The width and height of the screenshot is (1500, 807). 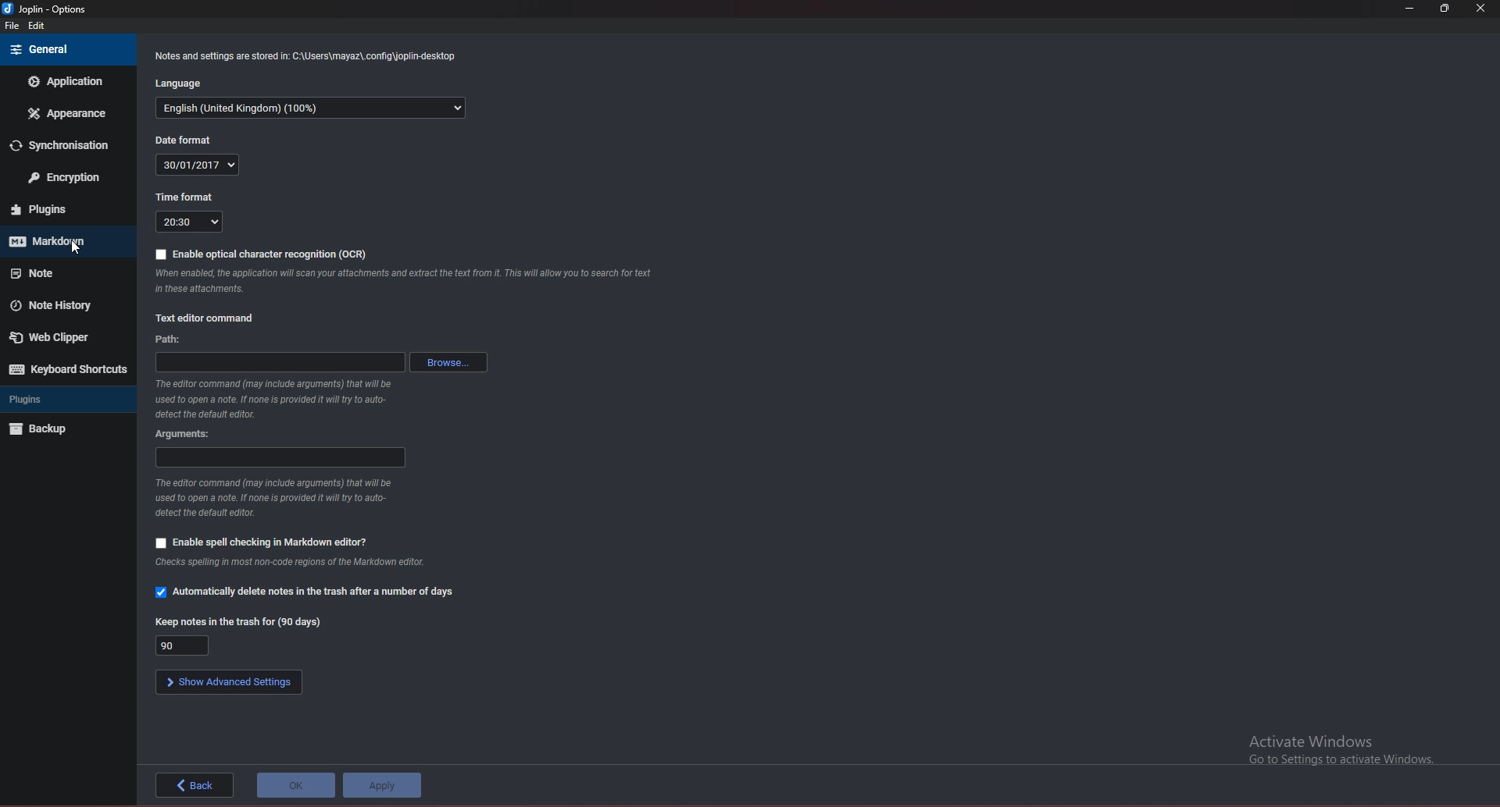 I want to click on keep notes in trash for, so click(x=240, y=620).